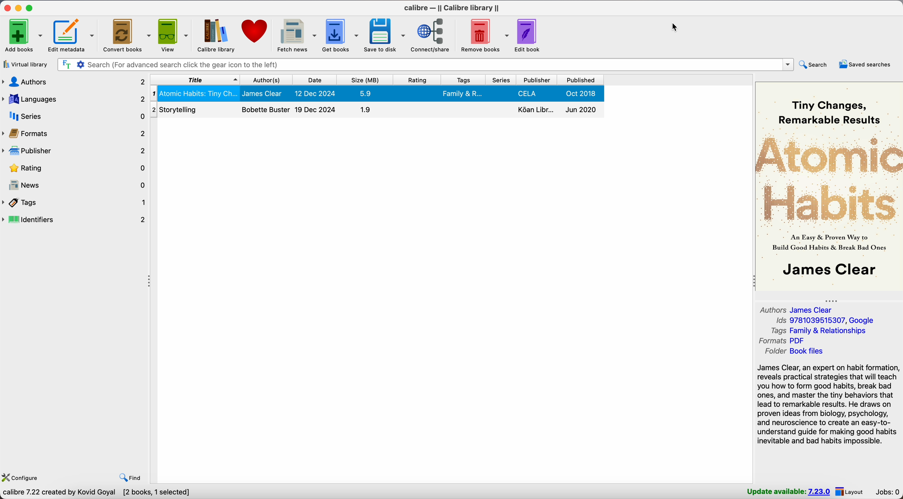  What do you see at coordinates (426, 65) in the screenshot?
I see `search bar` at bounding box center [426, 65].